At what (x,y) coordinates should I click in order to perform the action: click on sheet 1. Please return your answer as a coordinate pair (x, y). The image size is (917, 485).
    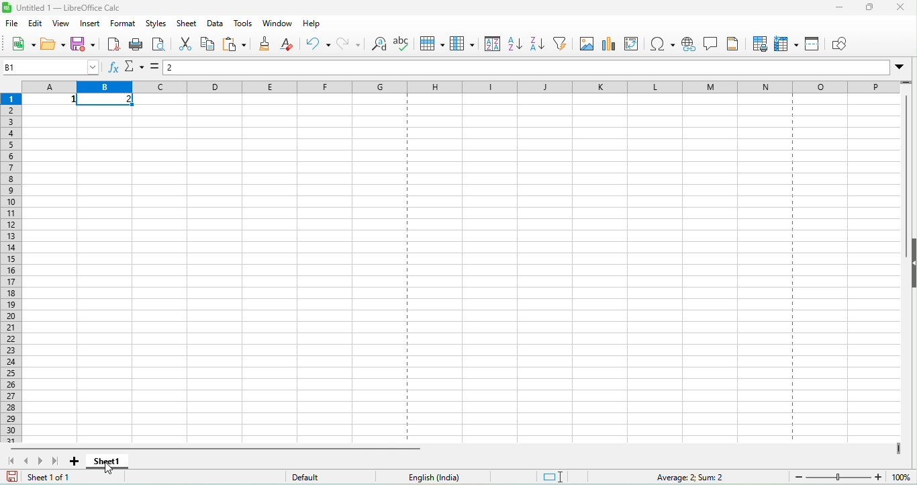
    Looking at the image, I should click on (111, 459).